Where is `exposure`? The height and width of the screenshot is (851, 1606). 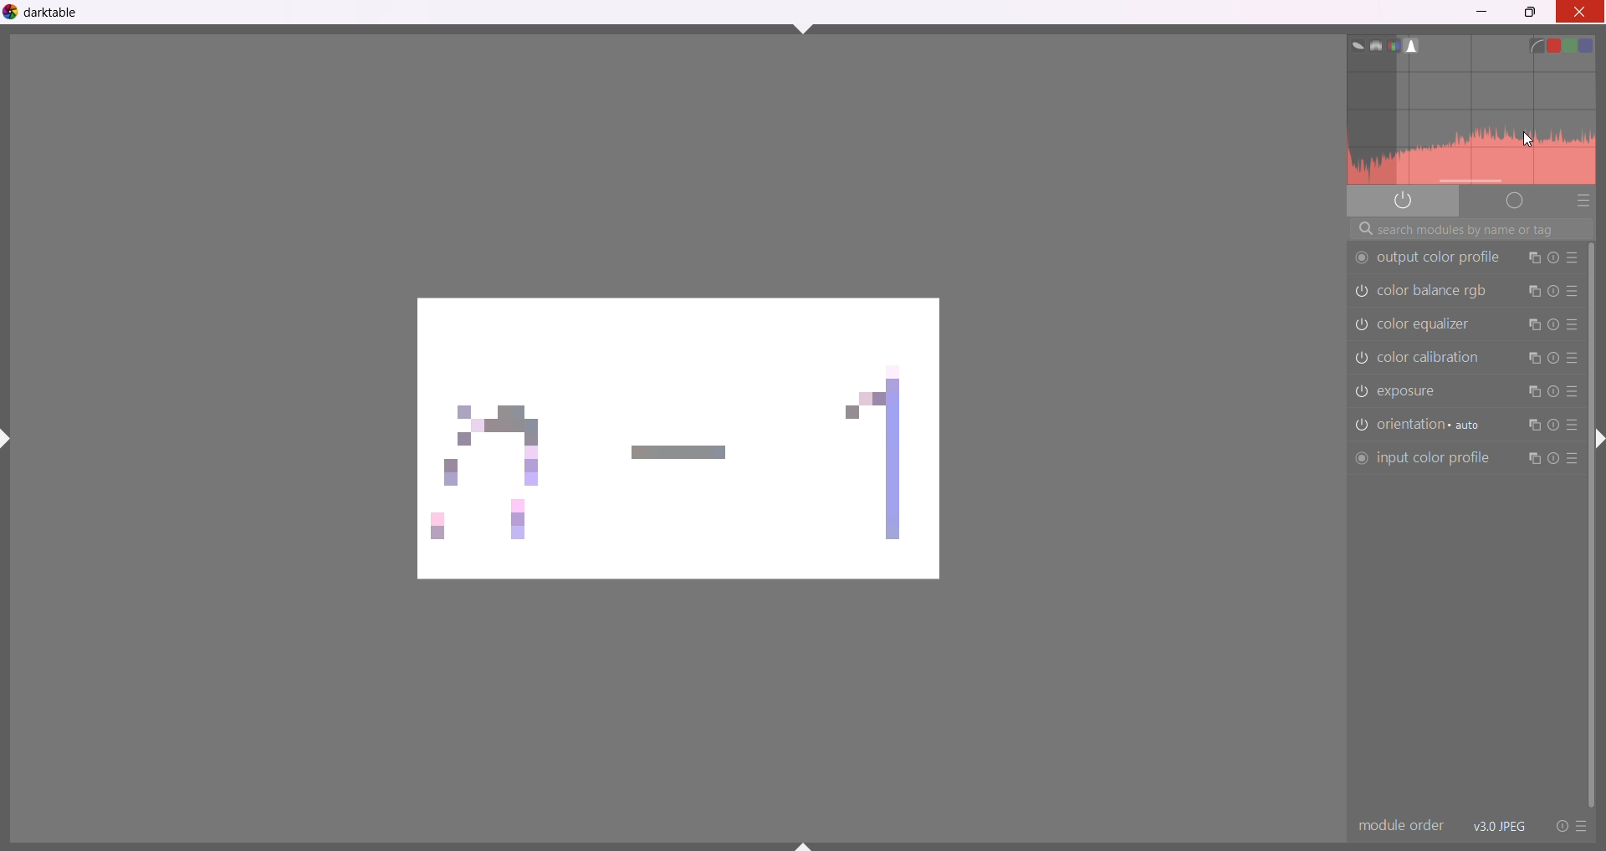 exposure is located at coordinates (1420, 393).